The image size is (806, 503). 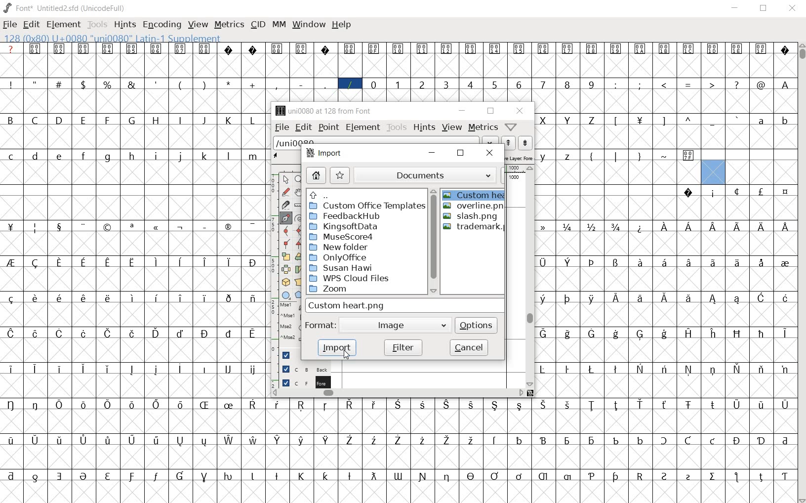 I want to click on glyph, so click(x=592, y=406).